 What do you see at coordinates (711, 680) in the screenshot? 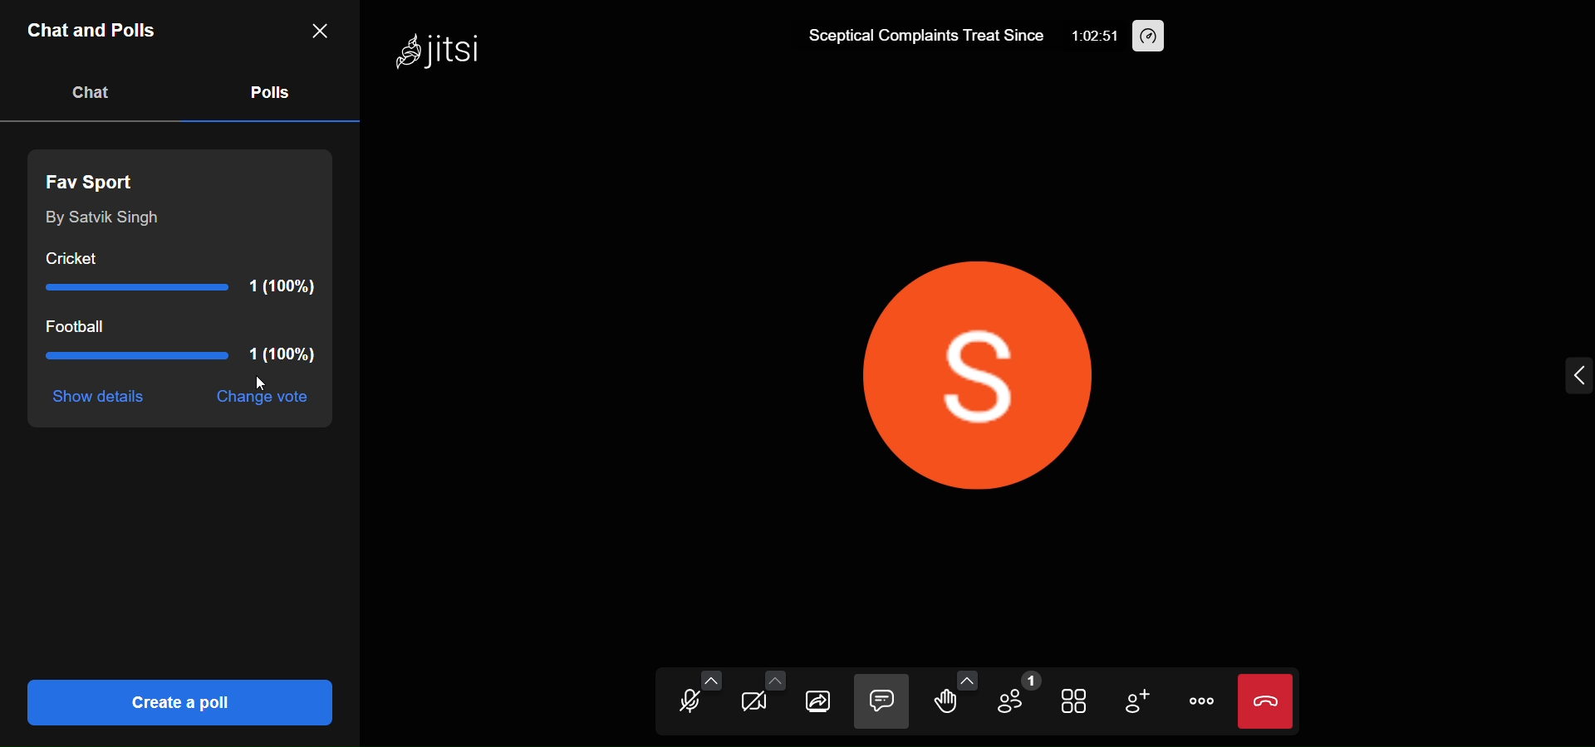
I see `more audio option` at bounding box center [711, 680].